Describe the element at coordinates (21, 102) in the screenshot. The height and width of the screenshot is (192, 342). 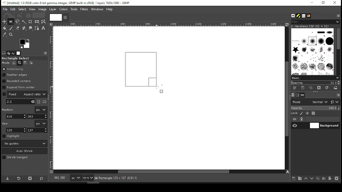
I see `pick aspect ration` at that location.